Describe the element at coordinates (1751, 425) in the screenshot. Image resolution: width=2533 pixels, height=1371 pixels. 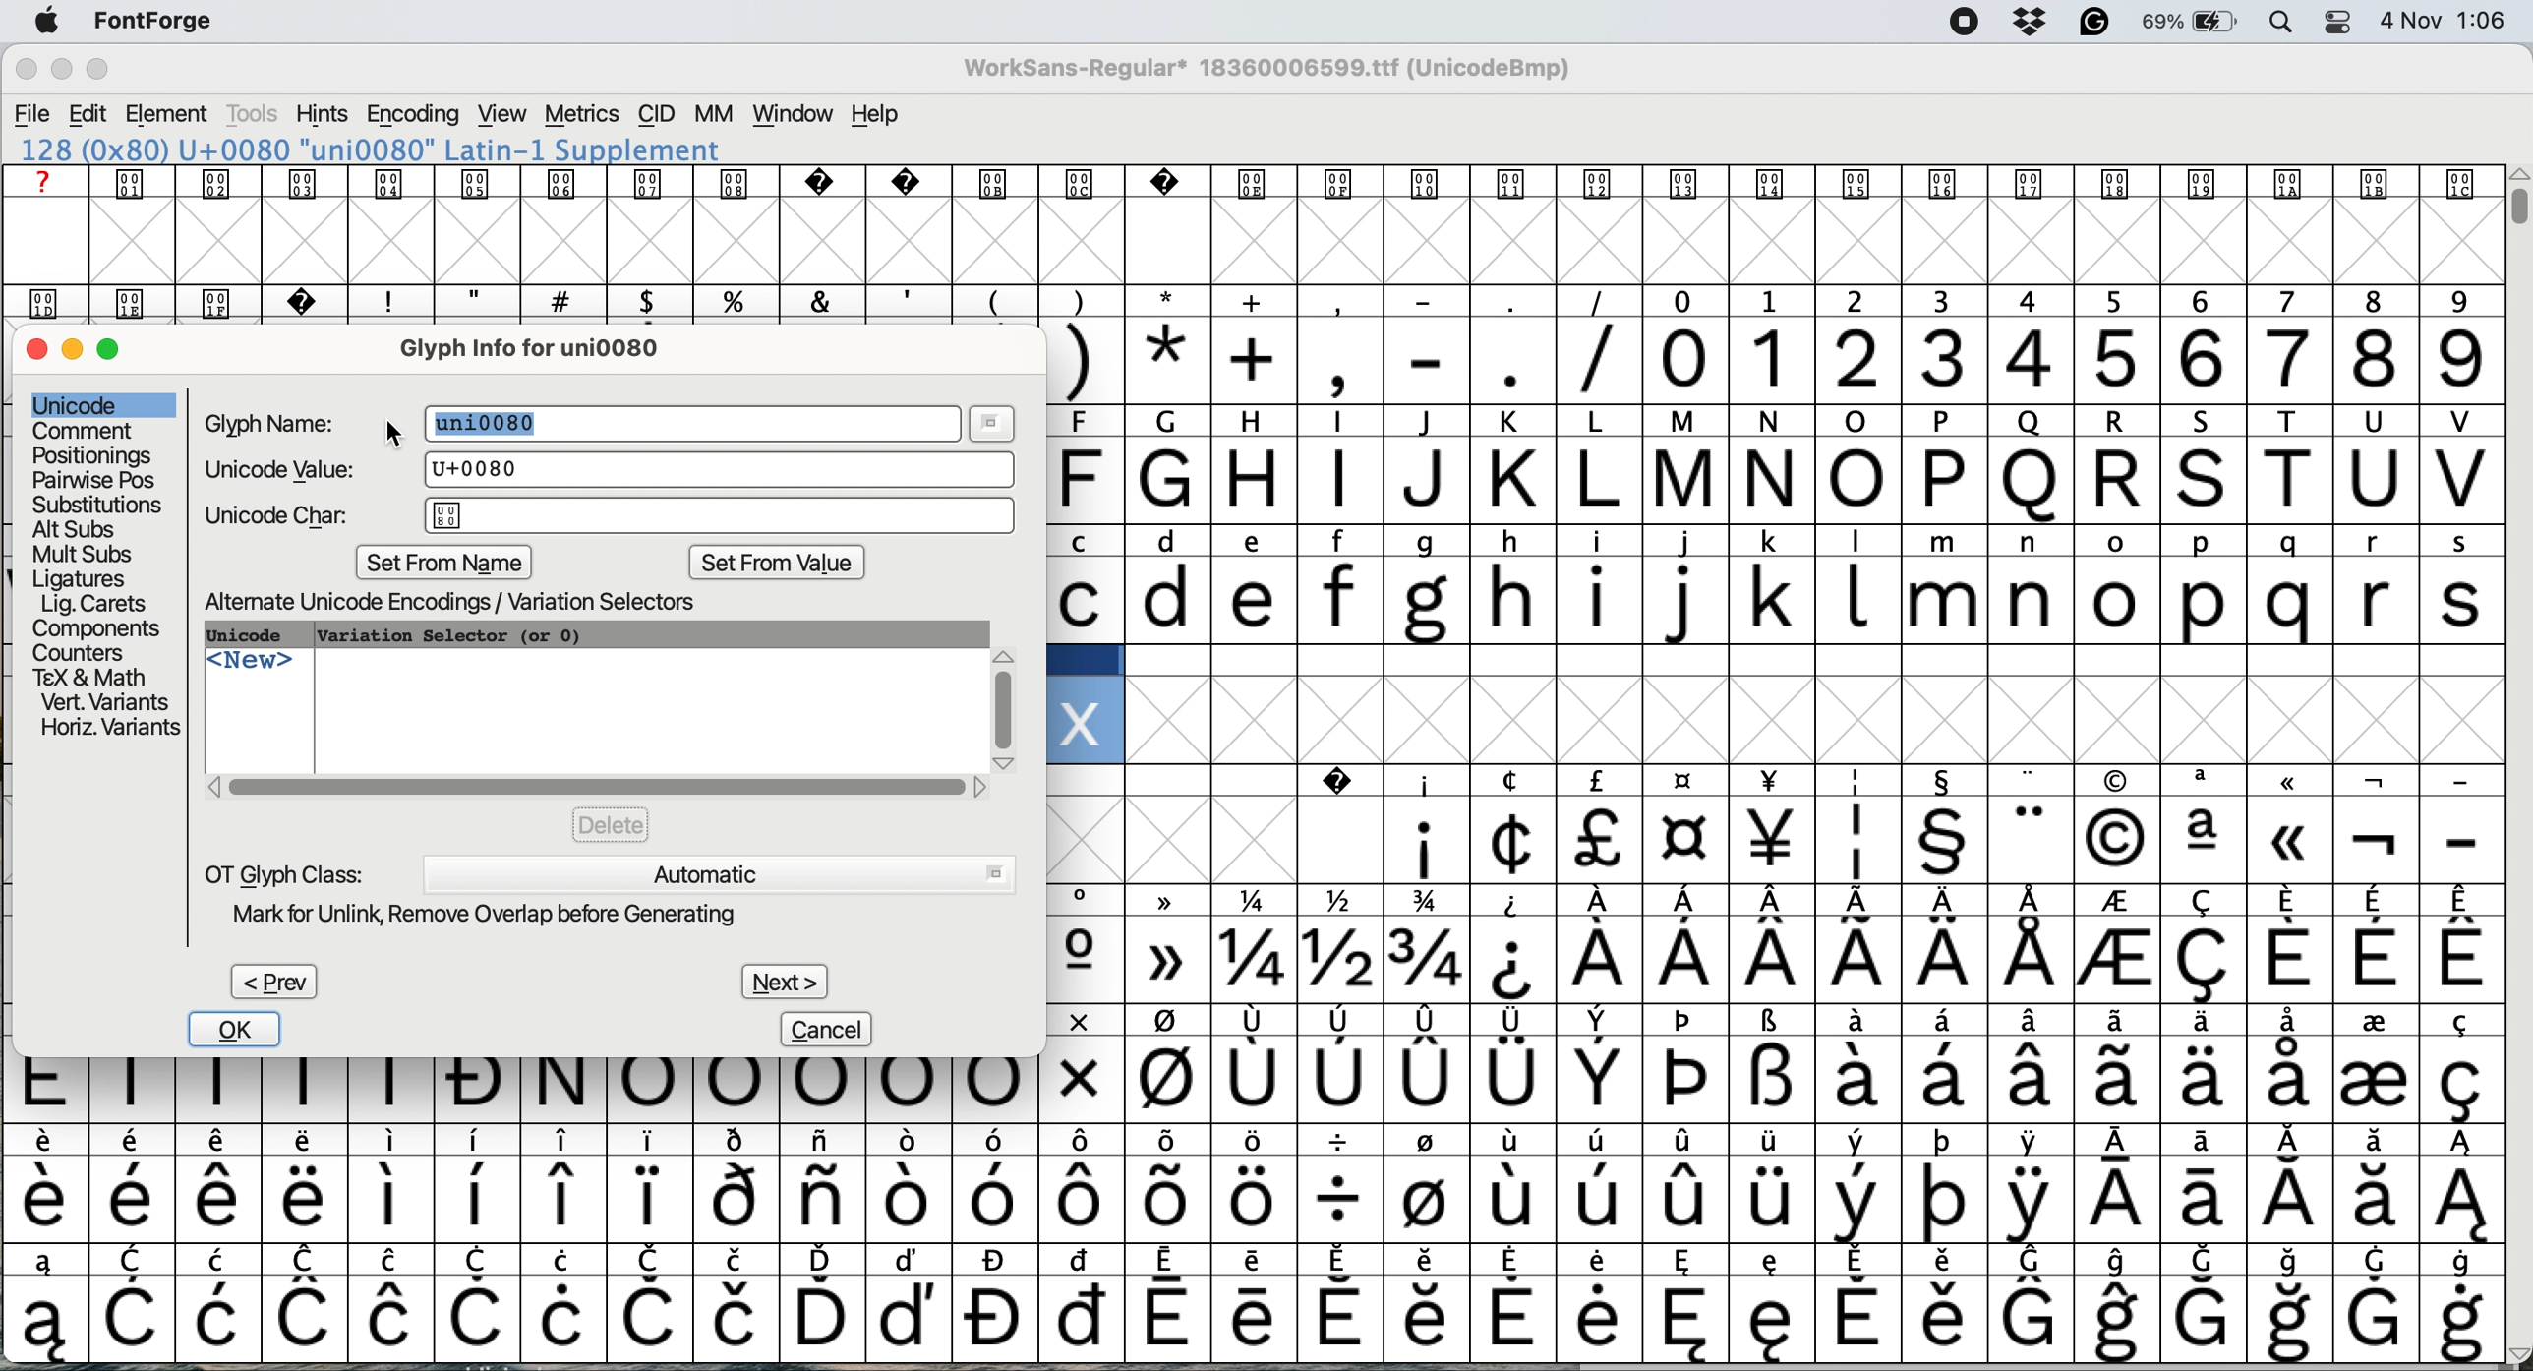
I see `special characters and text` at that location.